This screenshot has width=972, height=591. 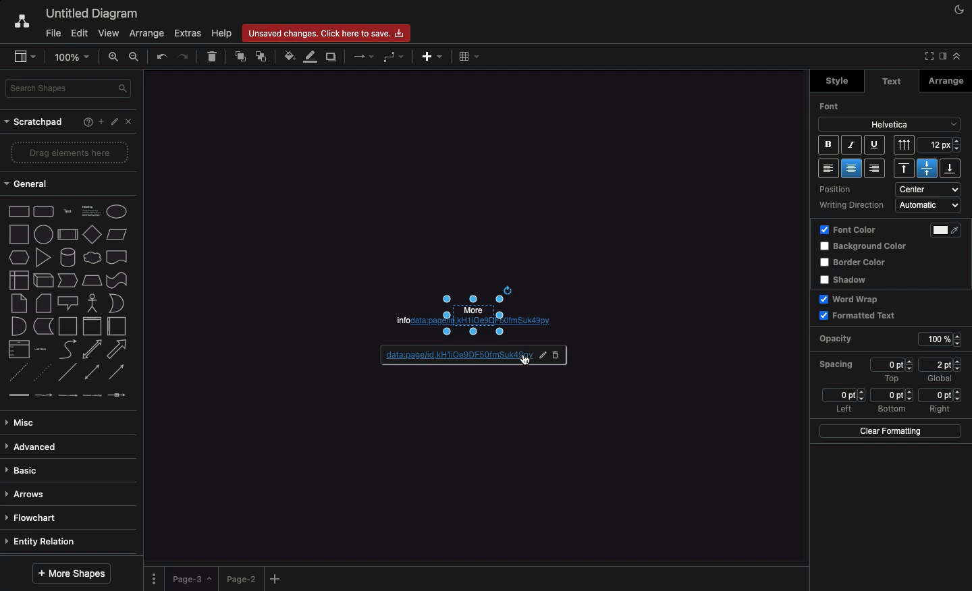 What do you see at coordinates (889, 125) in the screenshot?
I see `Helvetica - Style` at bounding box center [889, 125].